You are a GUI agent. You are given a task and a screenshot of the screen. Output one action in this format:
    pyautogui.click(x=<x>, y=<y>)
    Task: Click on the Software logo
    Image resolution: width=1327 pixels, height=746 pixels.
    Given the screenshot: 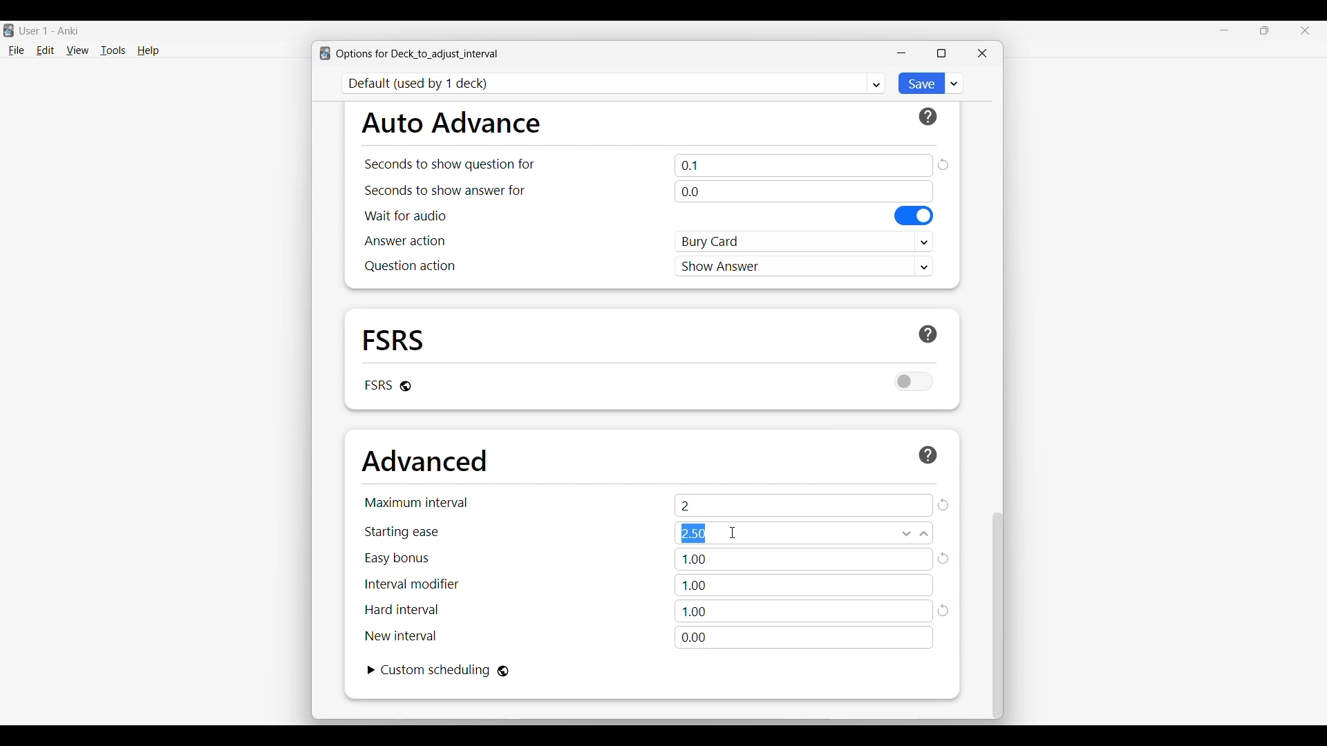 What is the action you would take?
    pyautogui.click(x=8, y=30)
    